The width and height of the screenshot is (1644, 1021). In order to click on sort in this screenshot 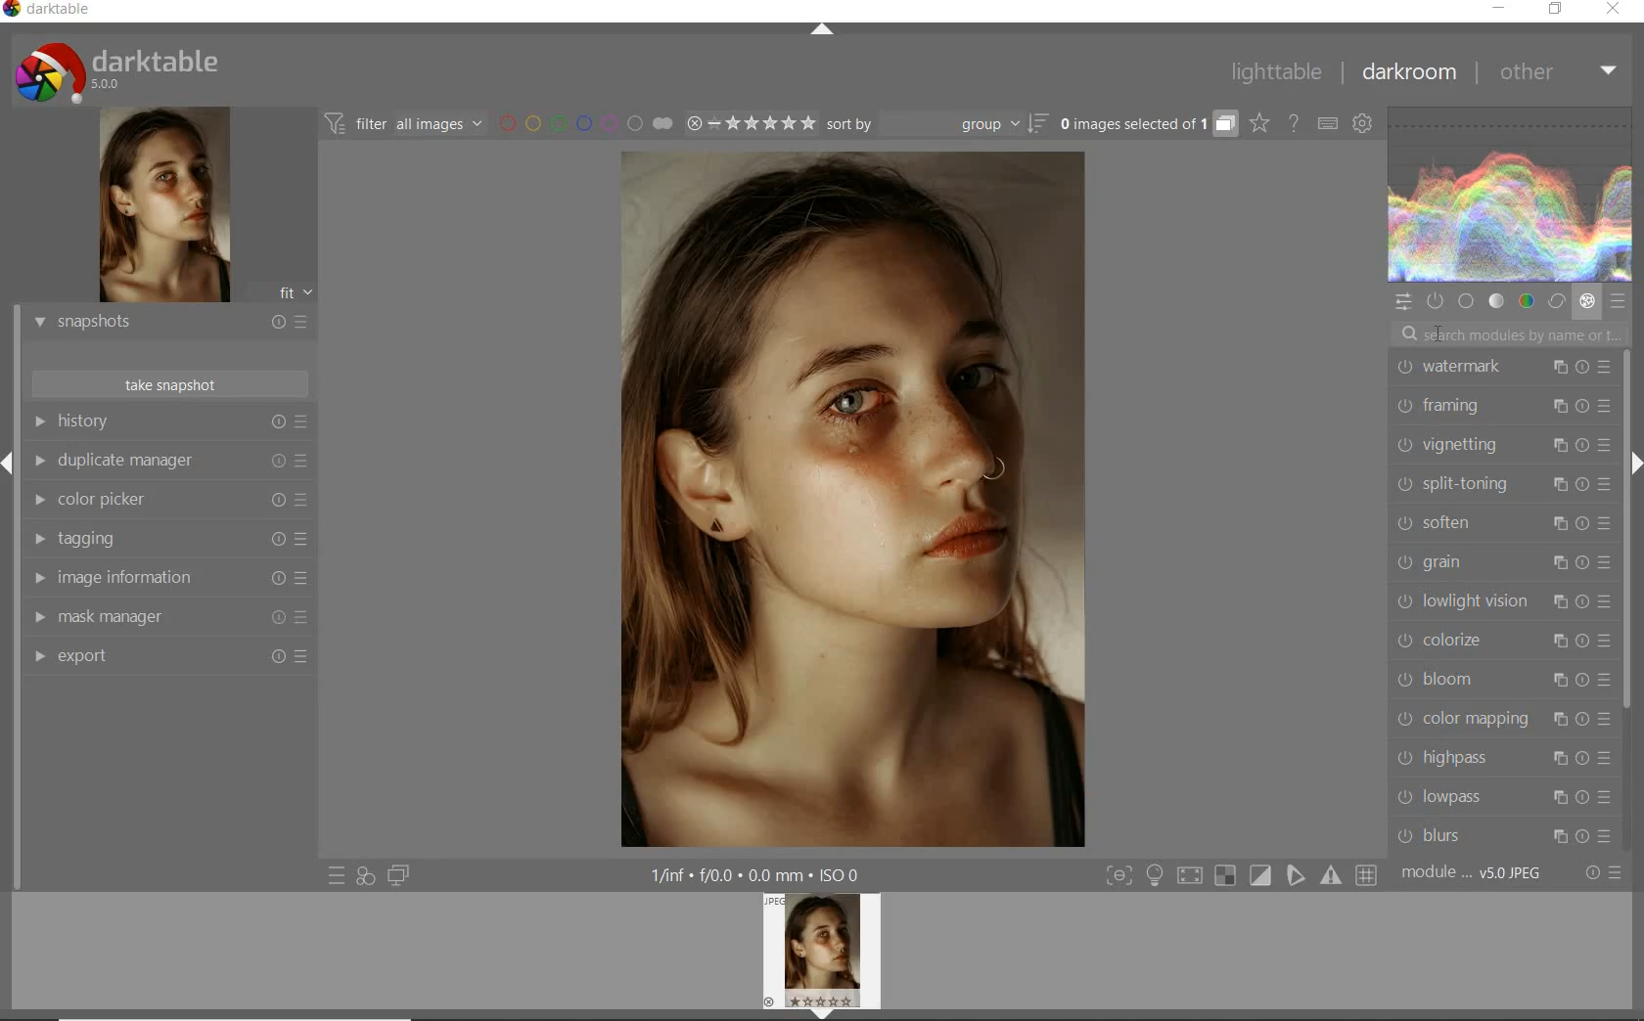, I will do `click(937, 123)`.